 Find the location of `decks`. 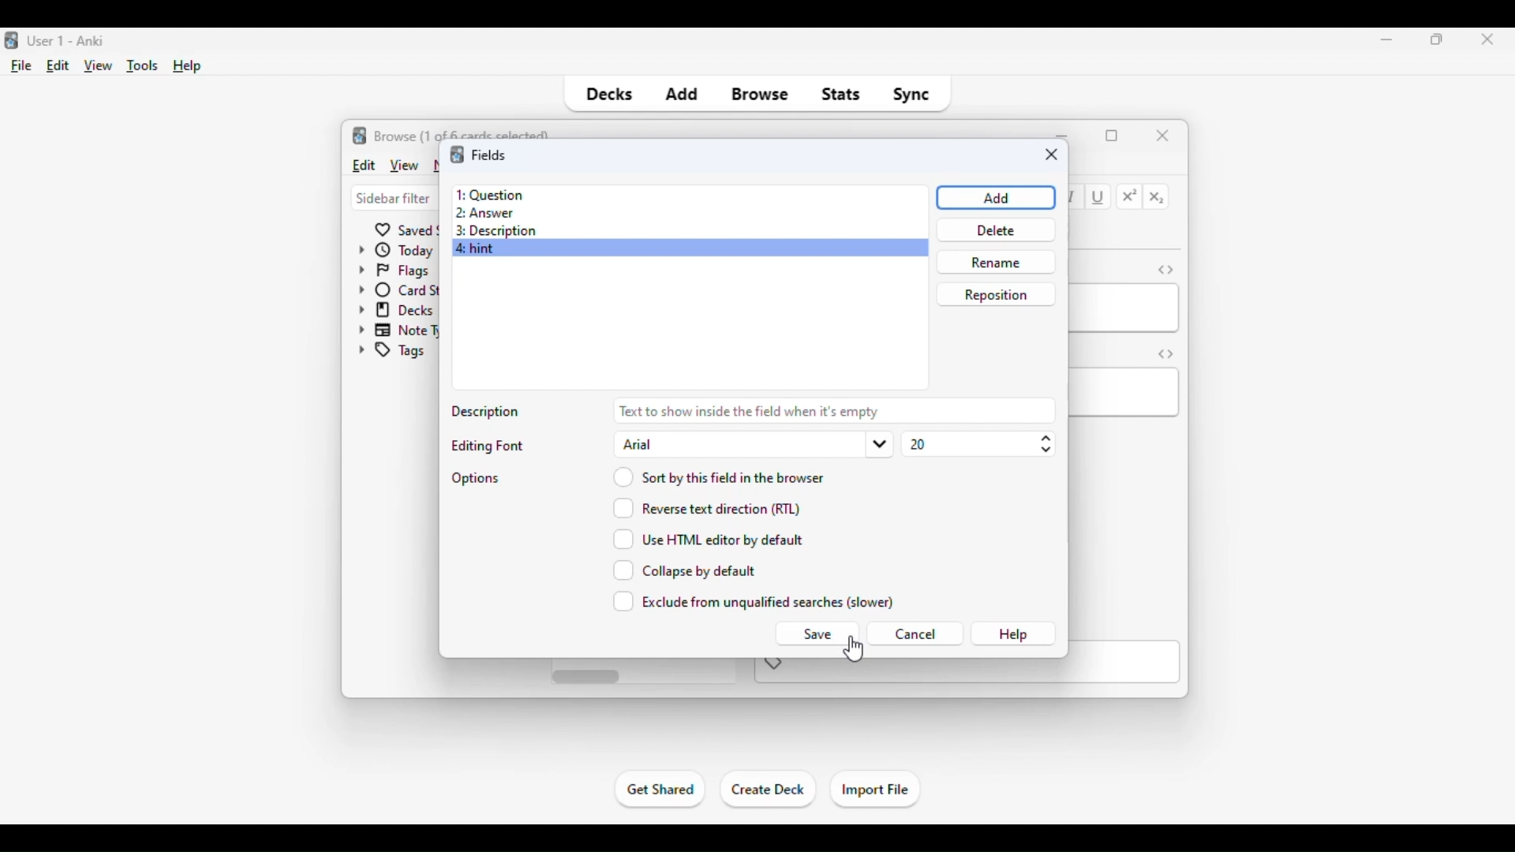

decks is located at coordinates (608, 95).